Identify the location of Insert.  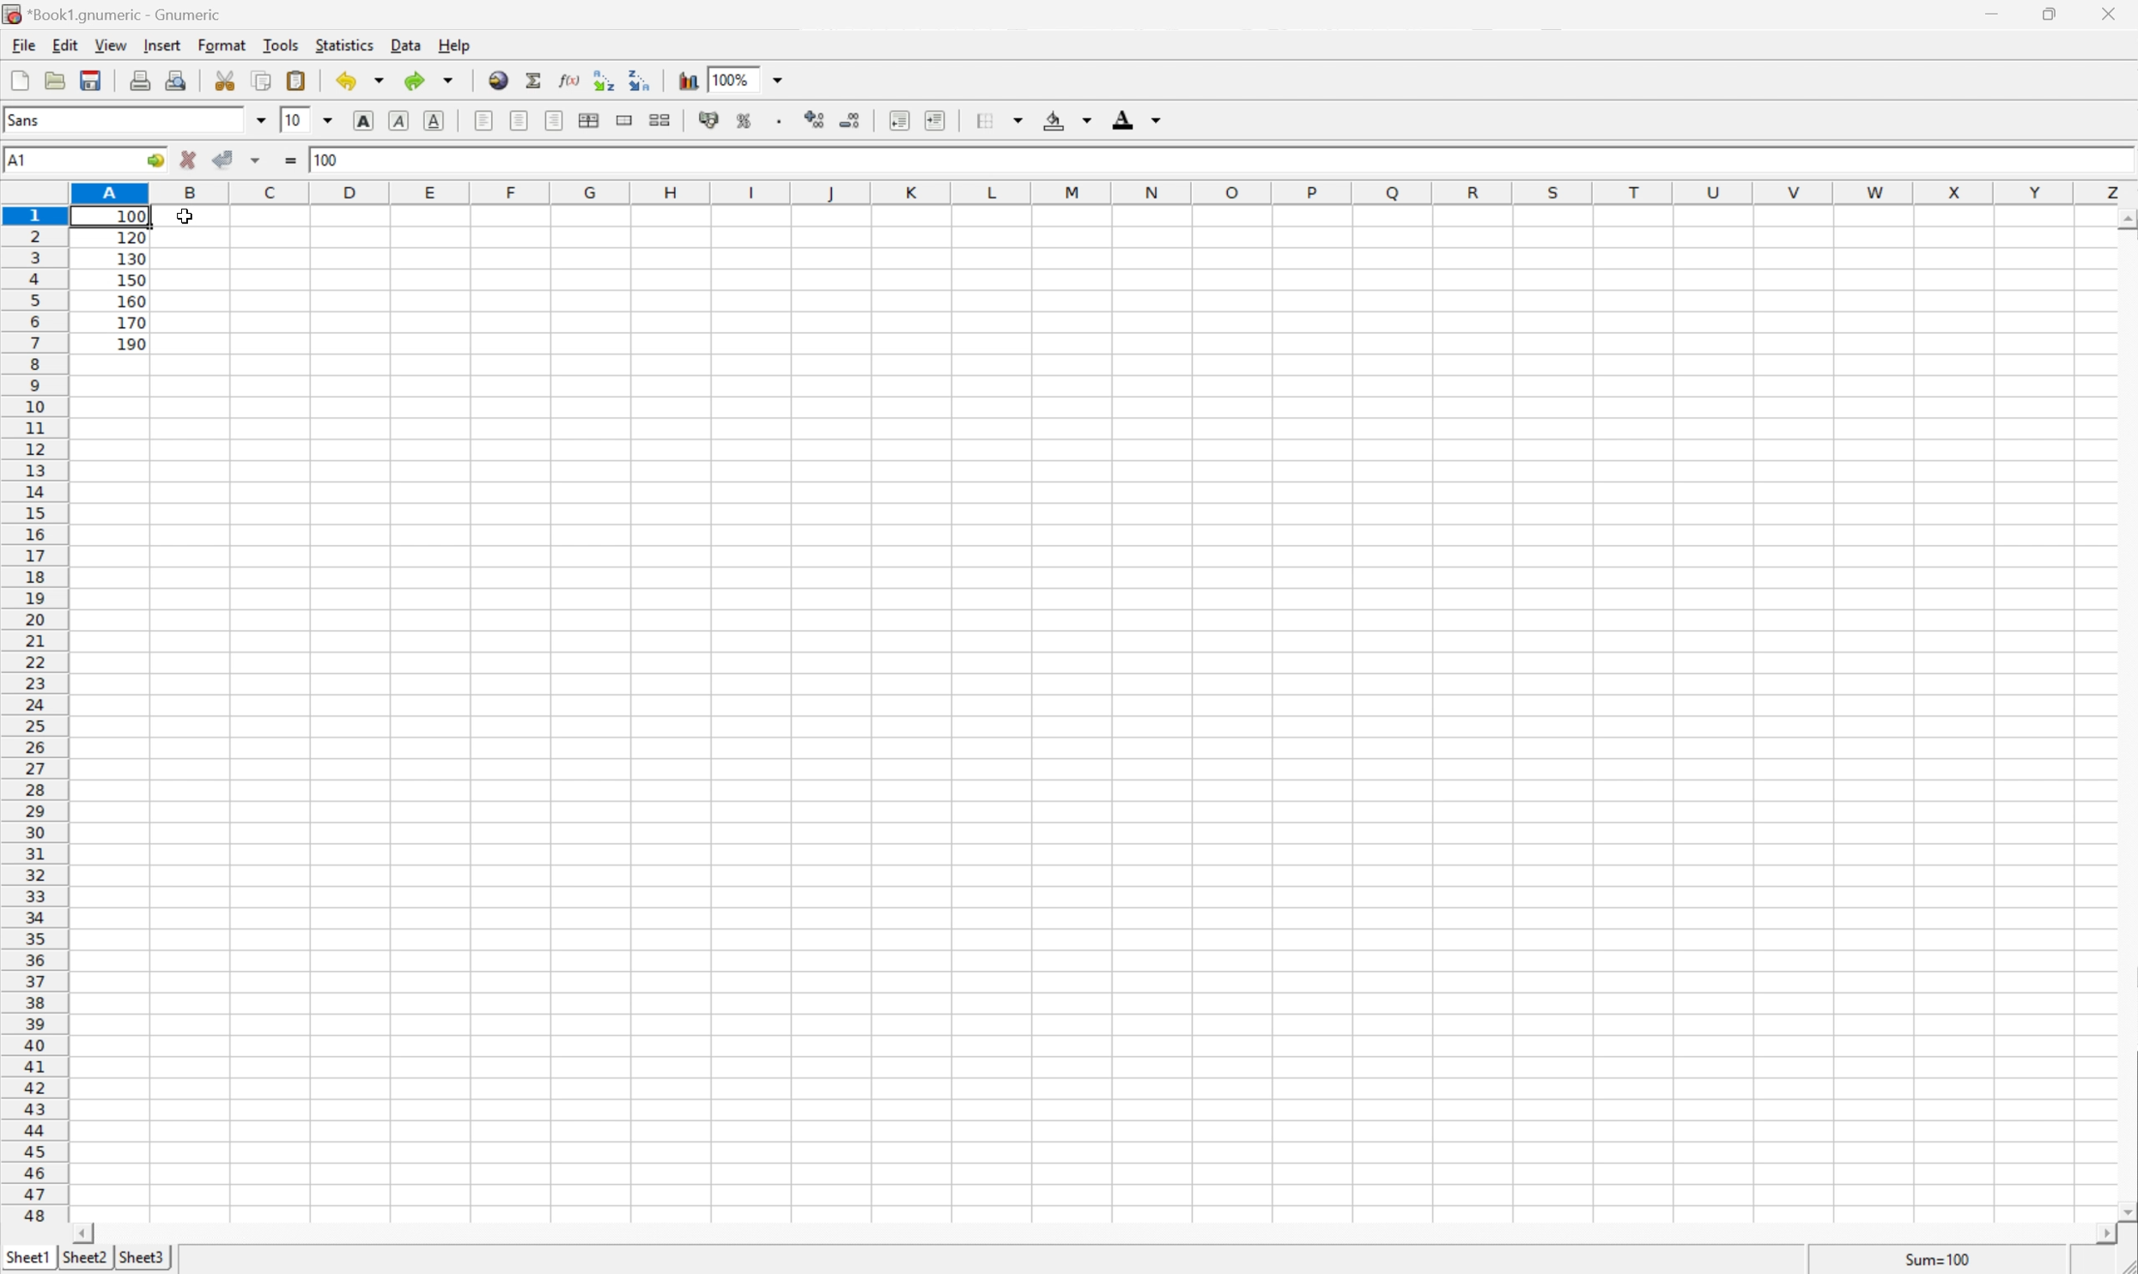
(163, 45).